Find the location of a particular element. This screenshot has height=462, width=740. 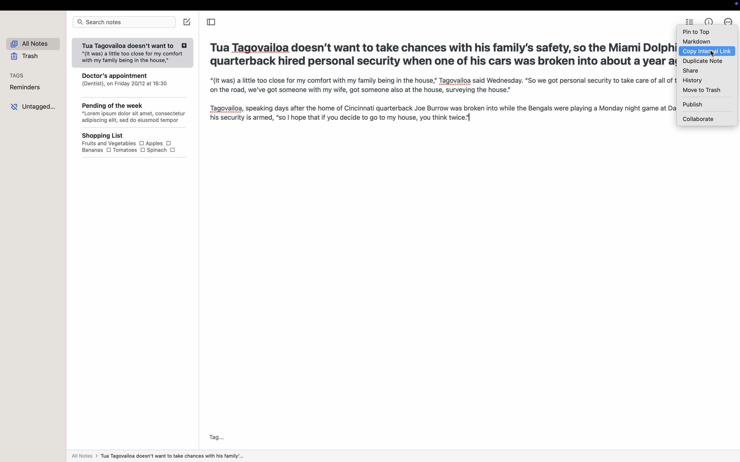

markdown is located at coordinates (697, 42).